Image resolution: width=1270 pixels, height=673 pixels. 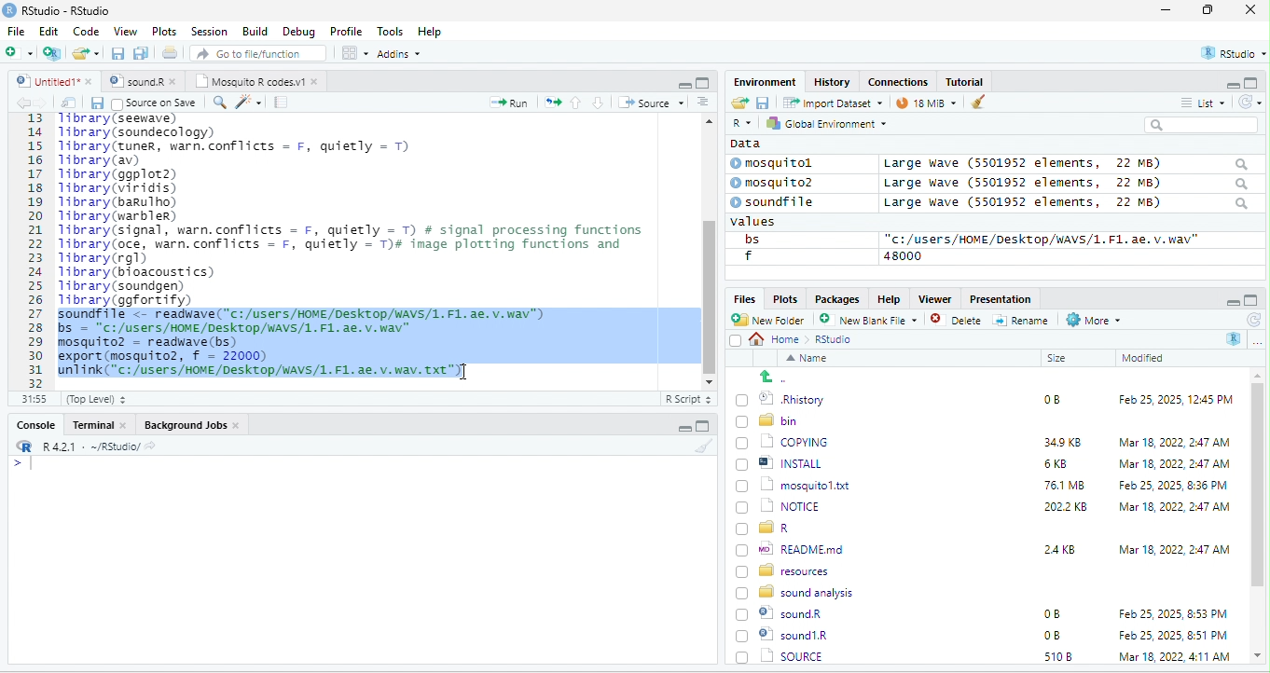 What do you see at coordinates (367, 244) in the screenshot?
I see `fipt 2 (0) ©] Rhistory 0B Feb 25, 2025, 12:45 PM
oO bin
0) 1) copying 349K8 Mar 18,2022, 247 AM
(J ®] INSTALL 6KB Mar 18, 2022, 247 AM
(0 1) mosauitoxt T6IMB Feb 25,2025 8:36 PM
0 [3 norce 2002K8 Mar 18, 2022, 247 AM
0 @r
(7) %) READMEmd 248 Mar 18, 2022, 247 AM
(0) resources
[5 sound analysis
(0) ©) soundiR LO Feb 25, 2025, 851 PM
0 1 source s108 Mar 18, 2022, 41 AM
(71 Uninstallexe 1302KB  Apr26,2022 1.00PM ¥` at bounding box center [367, 244].